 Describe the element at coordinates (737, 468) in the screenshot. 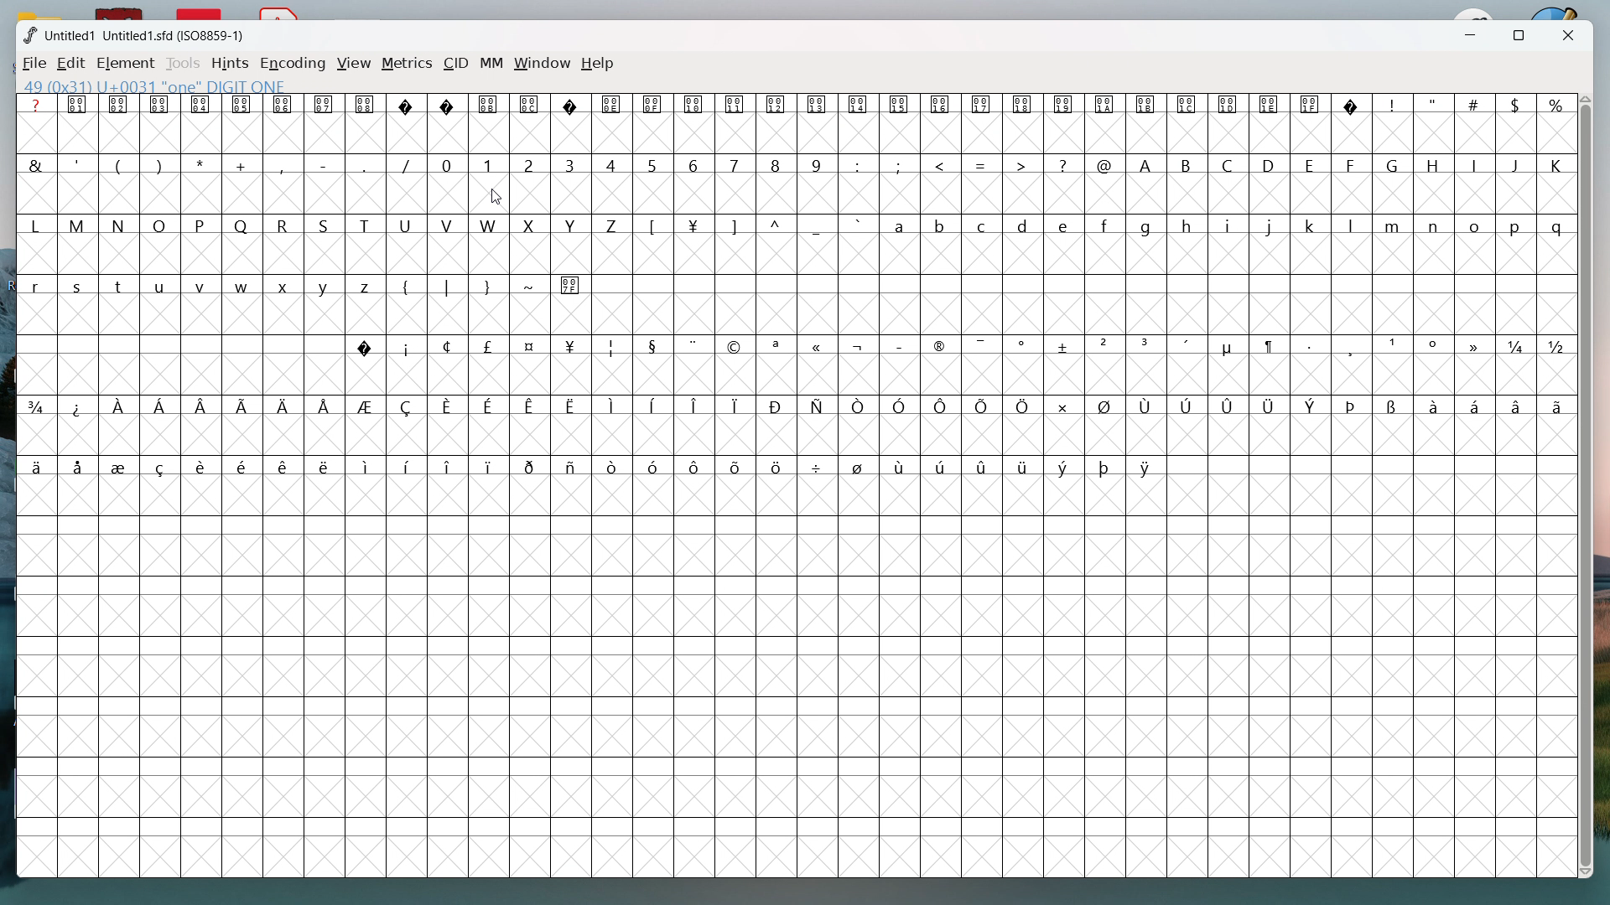

I see `symbol` at that location.